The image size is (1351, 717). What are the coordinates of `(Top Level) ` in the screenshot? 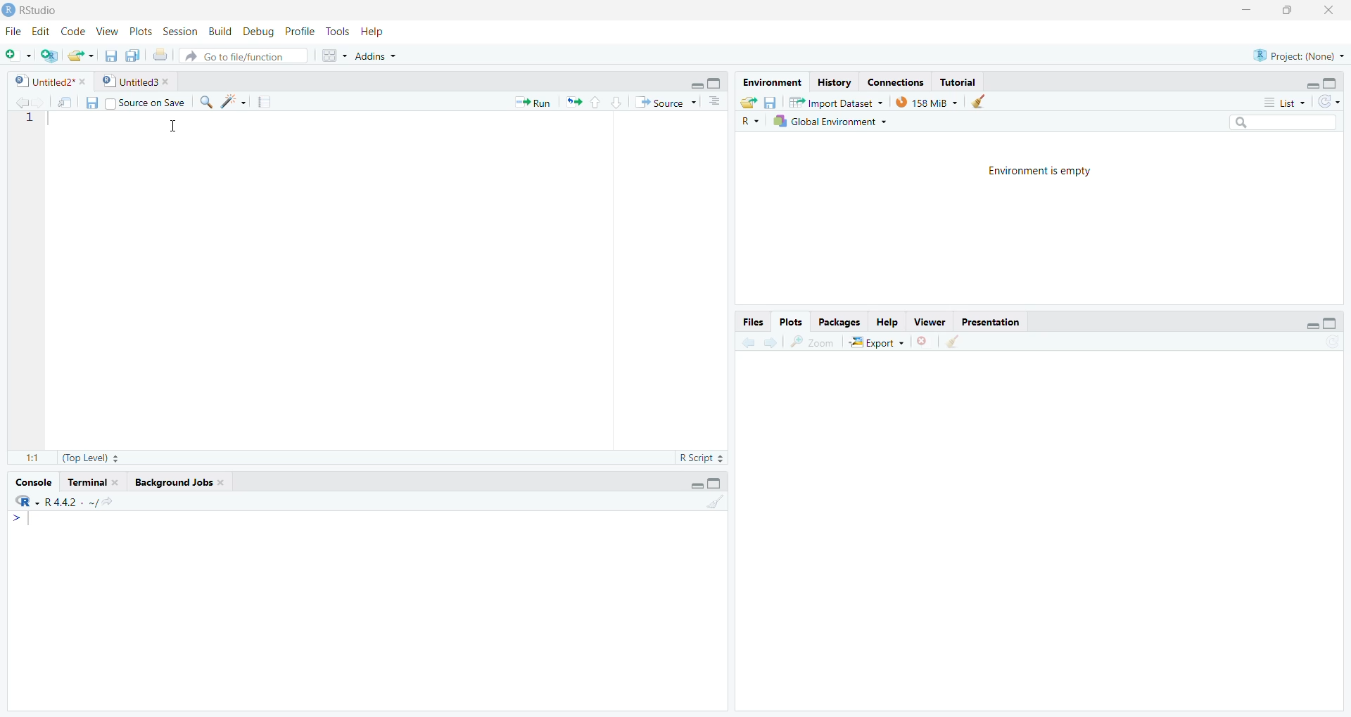 It's located at (96, 457).